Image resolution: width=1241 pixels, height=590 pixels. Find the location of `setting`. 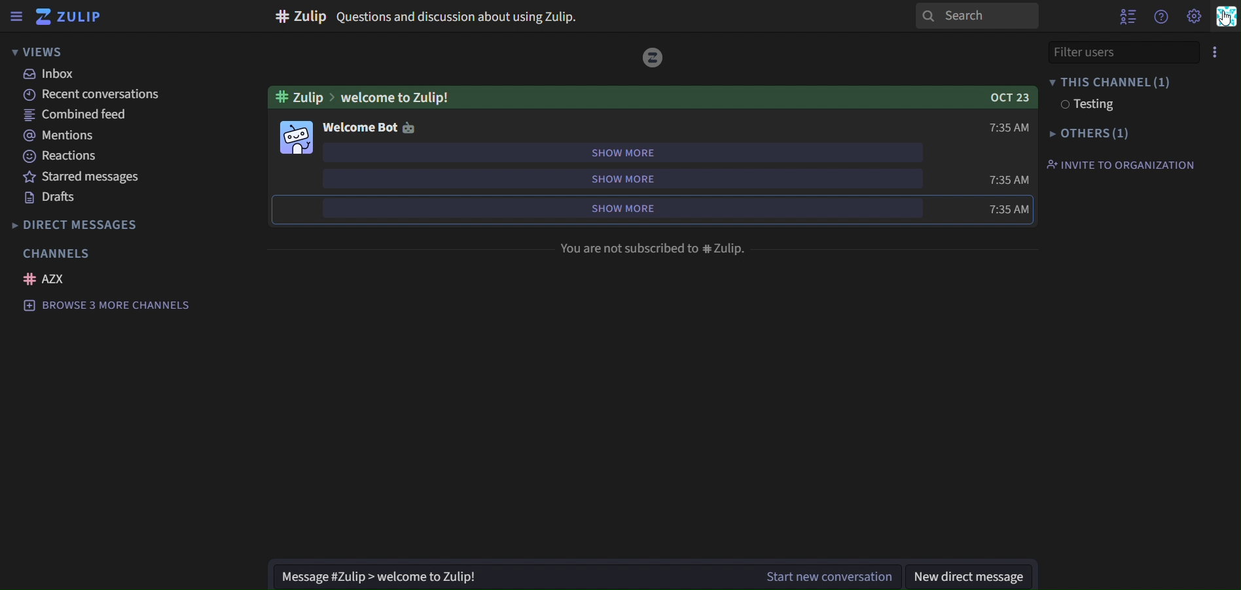

setting is located at coordinates (1193, 16).